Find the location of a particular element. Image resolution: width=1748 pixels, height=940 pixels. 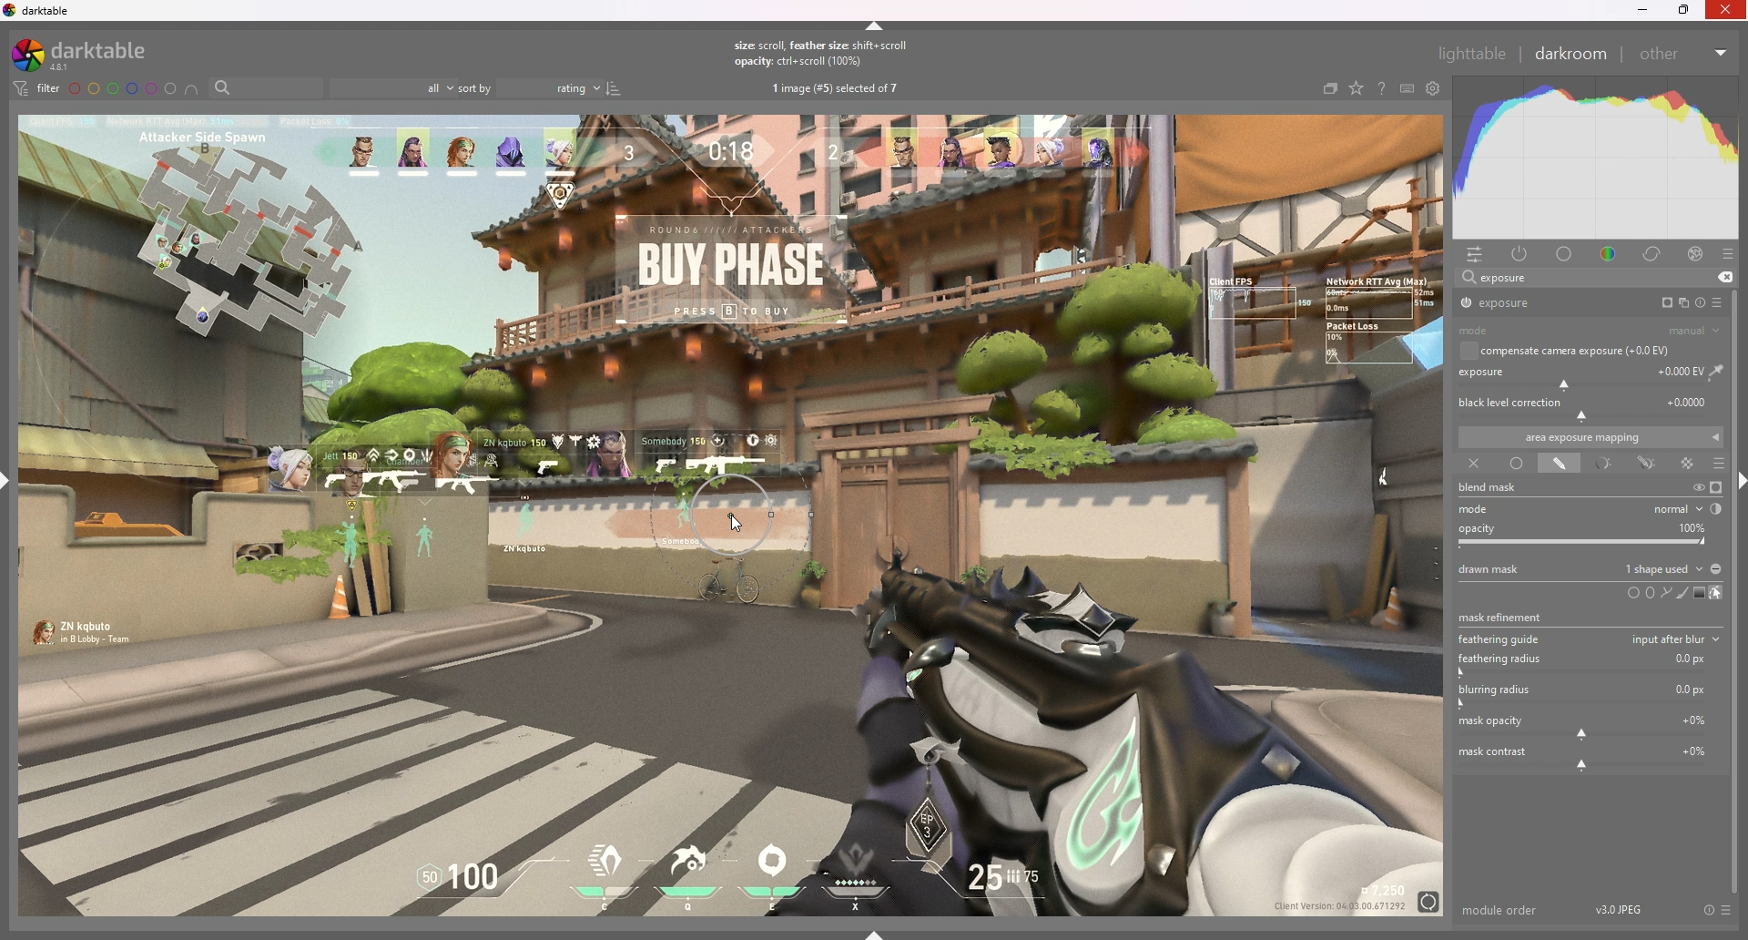

drawn and parametric mask is located at coordinates (1650, 464).